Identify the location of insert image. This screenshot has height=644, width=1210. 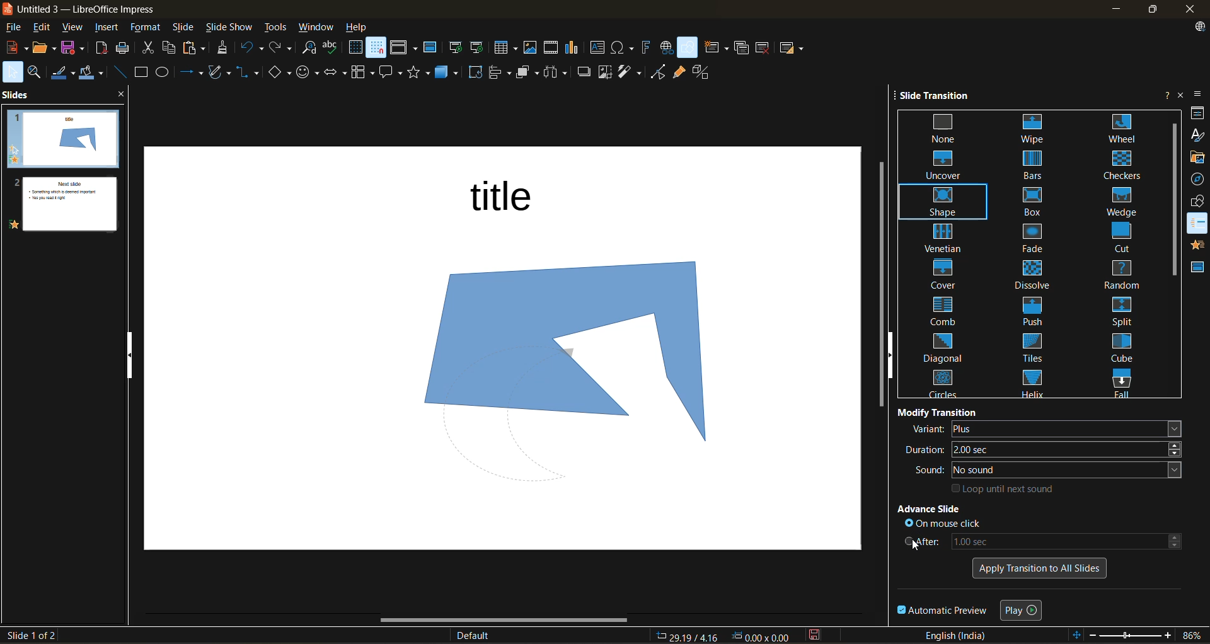
(532, 47).